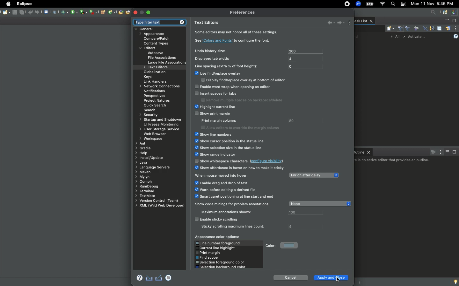 The image size is (459, 286). What do you see at coordinates (154, 35) in the screenshot?
I see `Appearance` at bounding box center [154, 35].